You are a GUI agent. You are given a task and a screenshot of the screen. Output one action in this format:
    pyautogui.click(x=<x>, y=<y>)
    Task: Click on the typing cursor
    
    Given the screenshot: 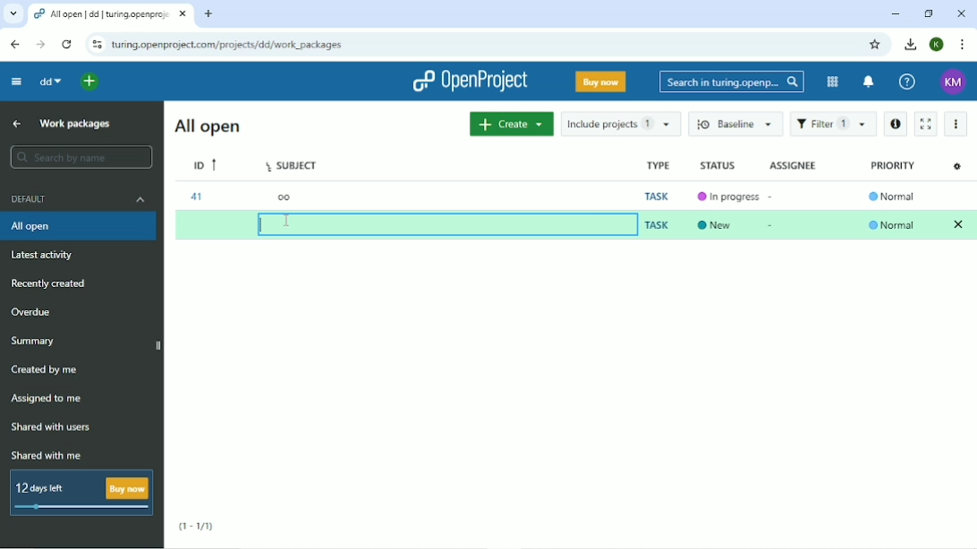 What is the action you would take?
    pyautogui.click(x=257, y=222)
    